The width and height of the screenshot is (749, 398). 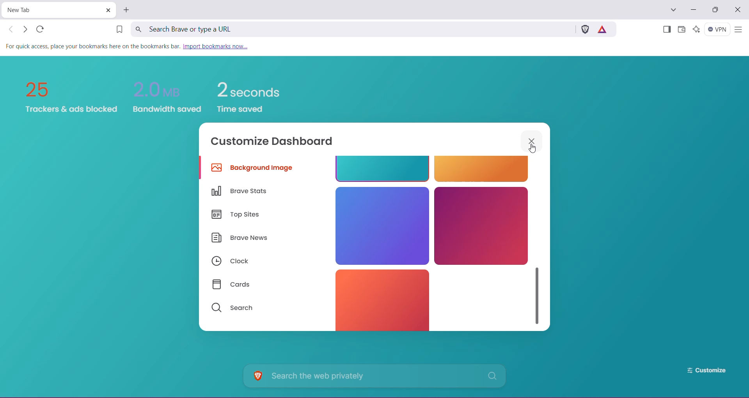 What do you see at coordinates (234, 285) in the screenshot?
I see `Cards` at bounding box center [234, 285].